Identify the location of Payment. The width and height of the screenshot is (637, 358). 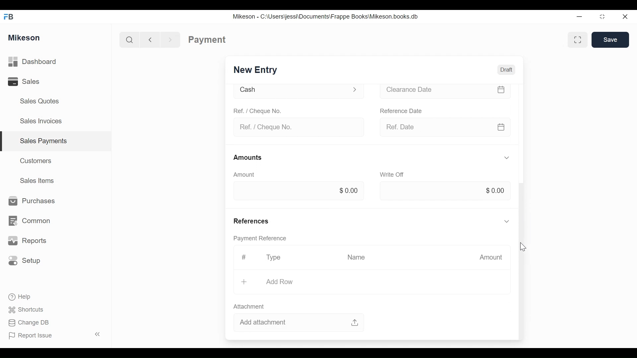
(207, 39).